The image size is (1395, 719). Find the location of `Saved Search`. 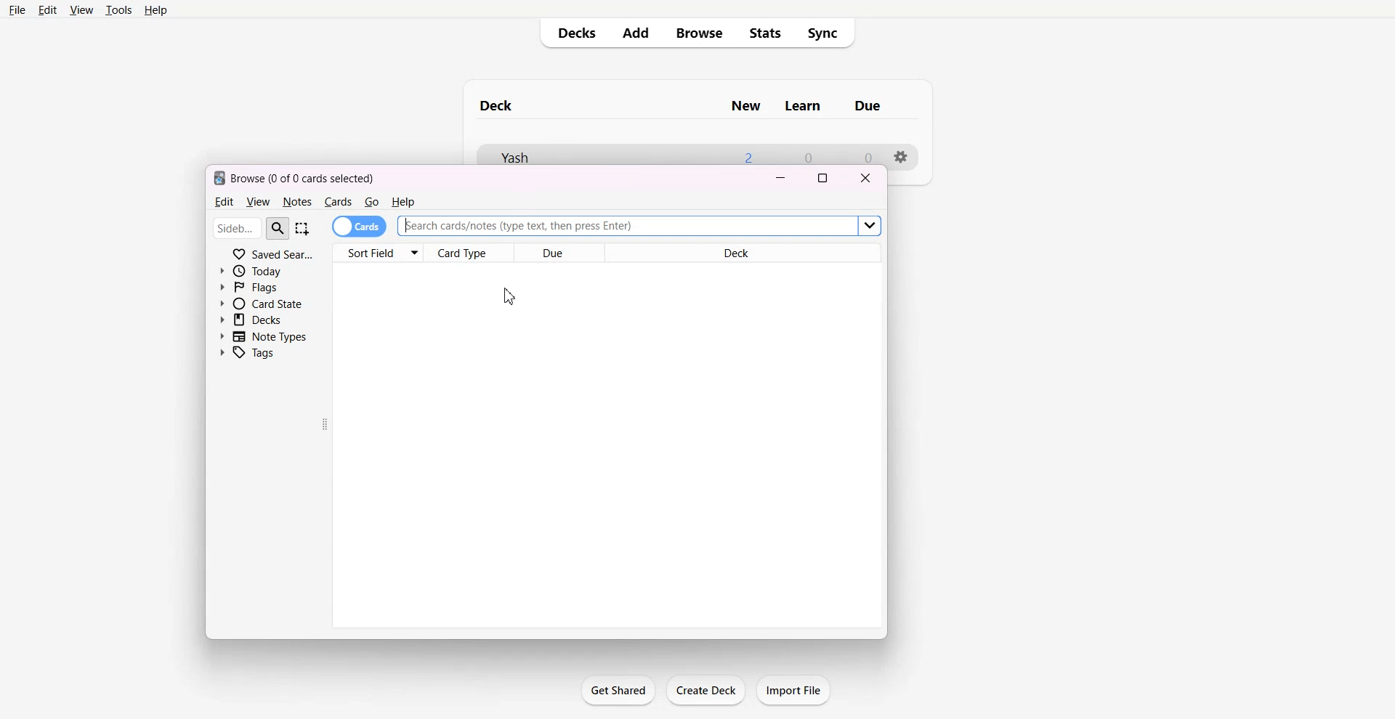

Saved Search is located at coordinates (273, 253).